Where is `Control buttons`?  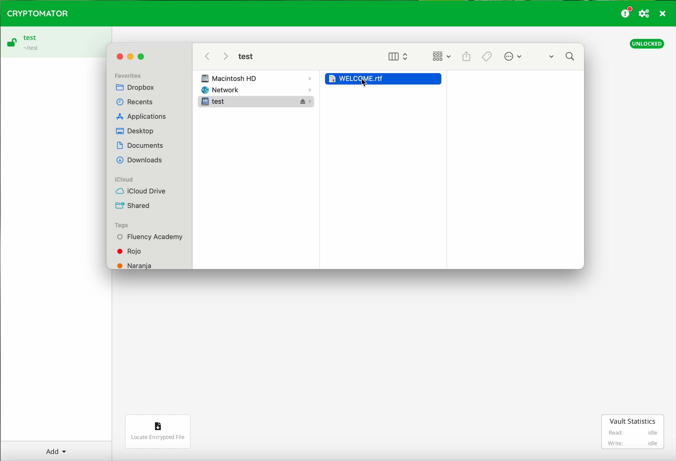
Control buttons is located at coordinates (133, 54).